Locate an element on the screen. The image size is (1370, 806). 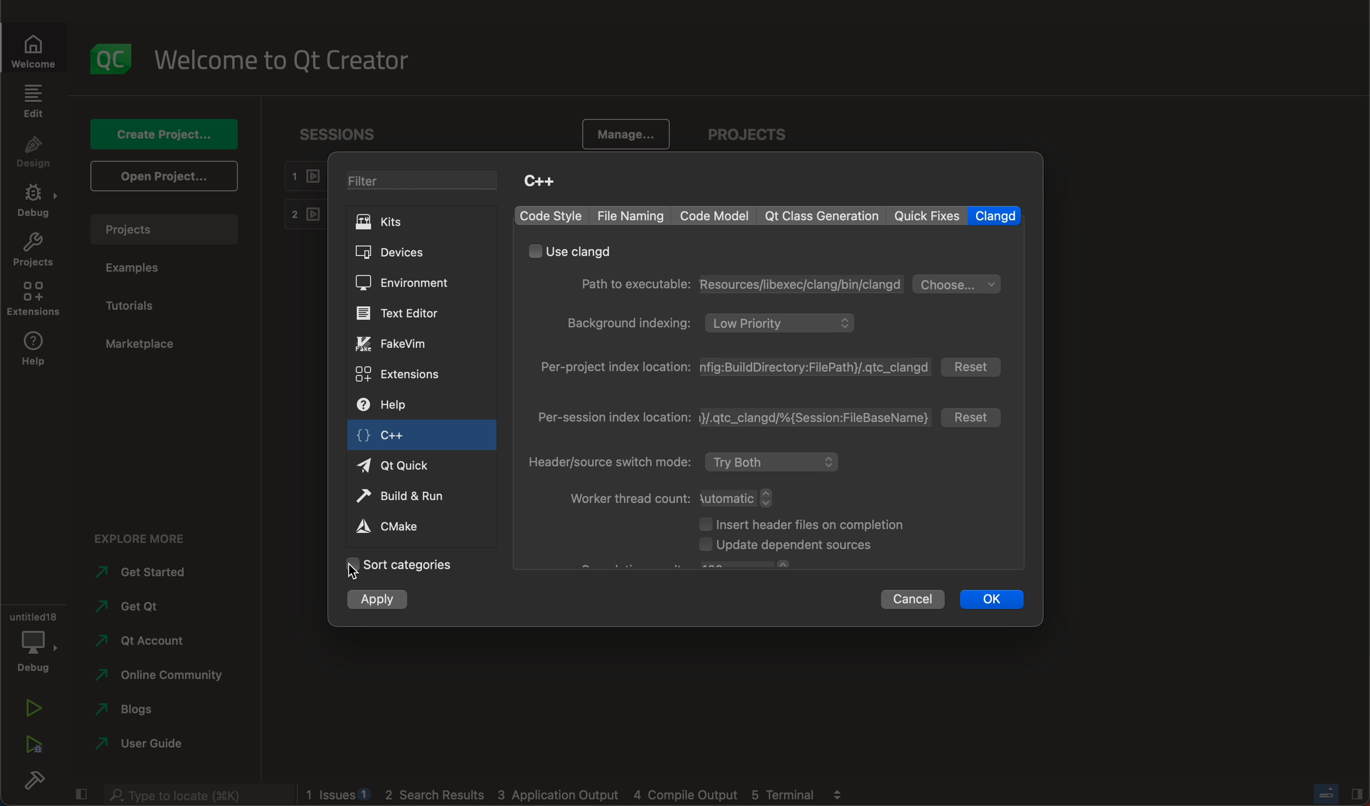
community is located at coordinates (164, 675).